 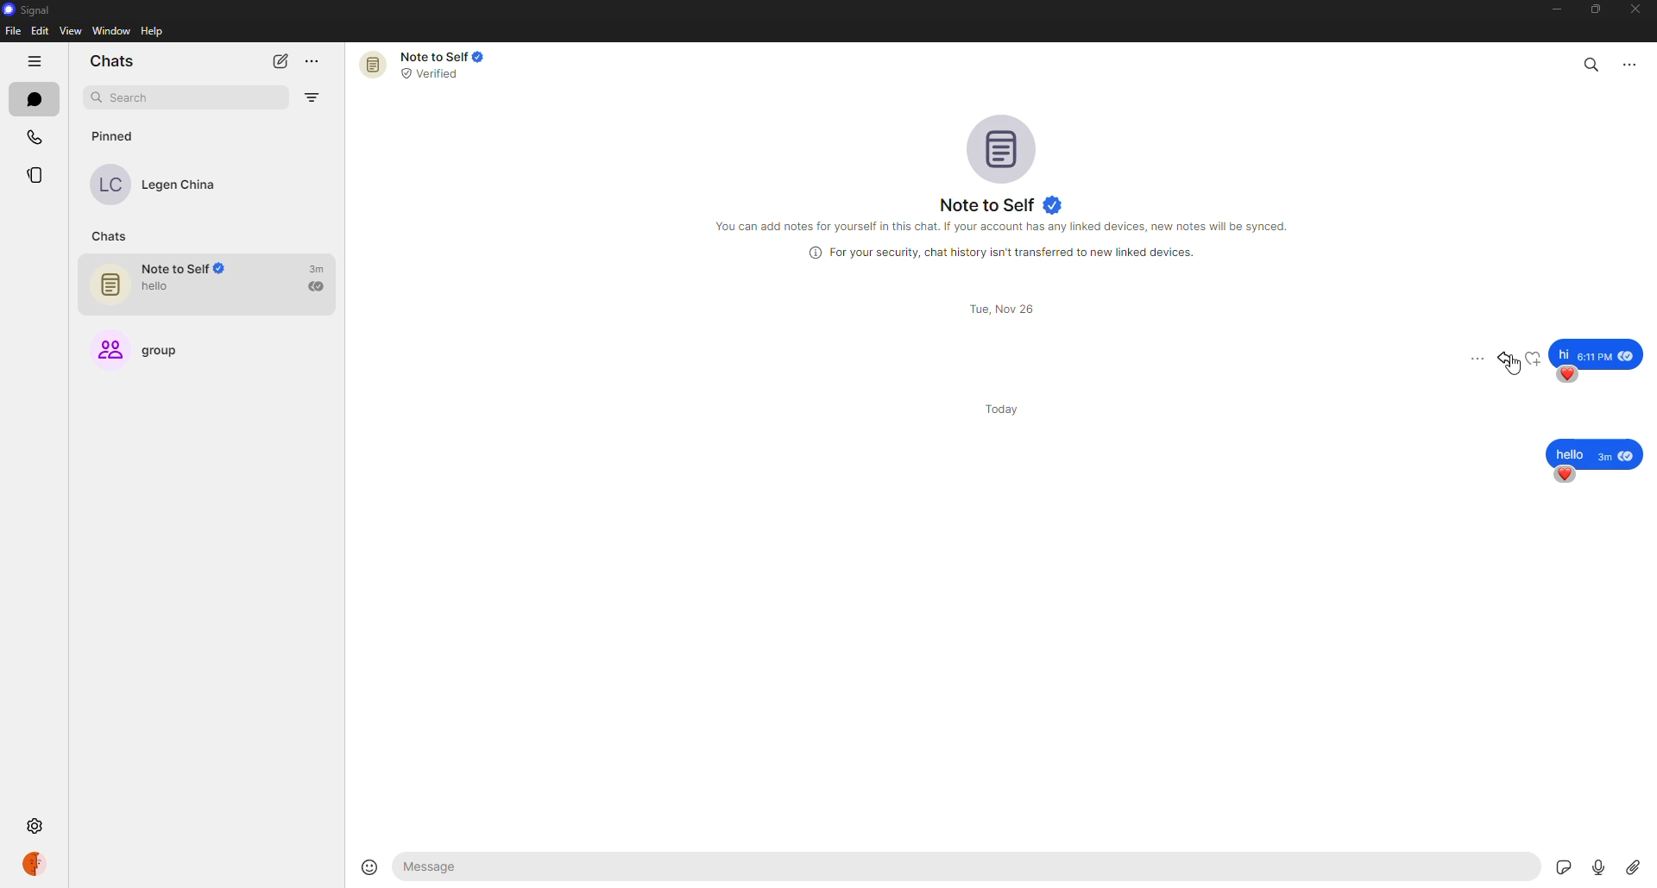 What do you see at coordinates (166, 184) in the screenshot?
I see `contact` at bounding box center [166, 184].